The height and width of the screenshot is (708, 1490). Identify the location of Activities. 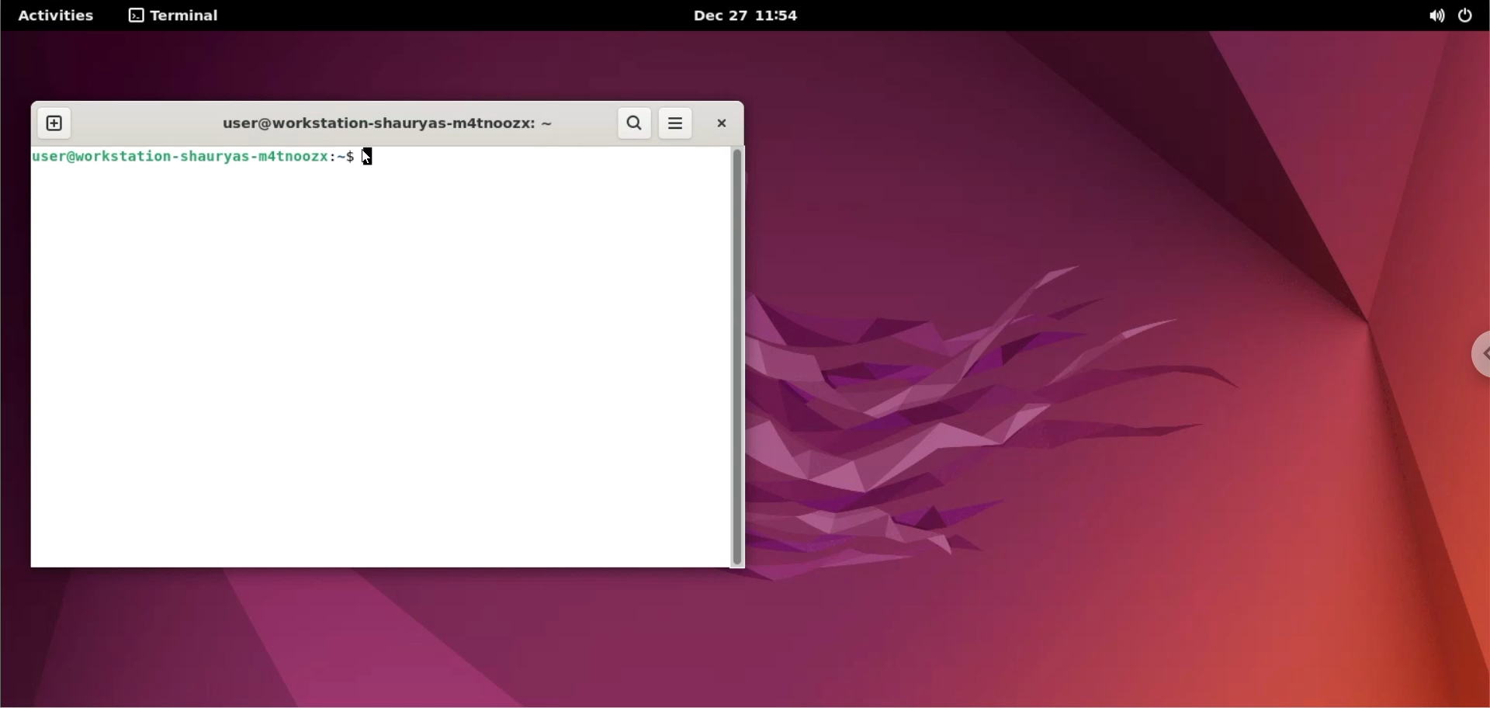
(55, 16).